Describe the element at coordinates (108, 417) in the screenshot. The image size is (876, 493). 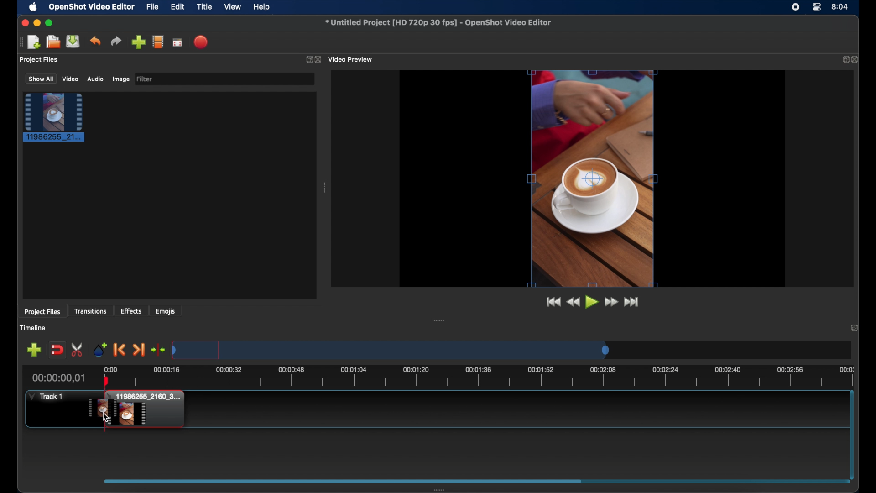
I see `cursor` at that location.